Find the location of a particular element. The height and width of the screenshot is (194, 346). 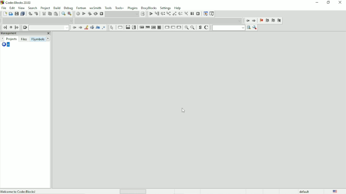

Toggle source is located at coordinates (200, 28).